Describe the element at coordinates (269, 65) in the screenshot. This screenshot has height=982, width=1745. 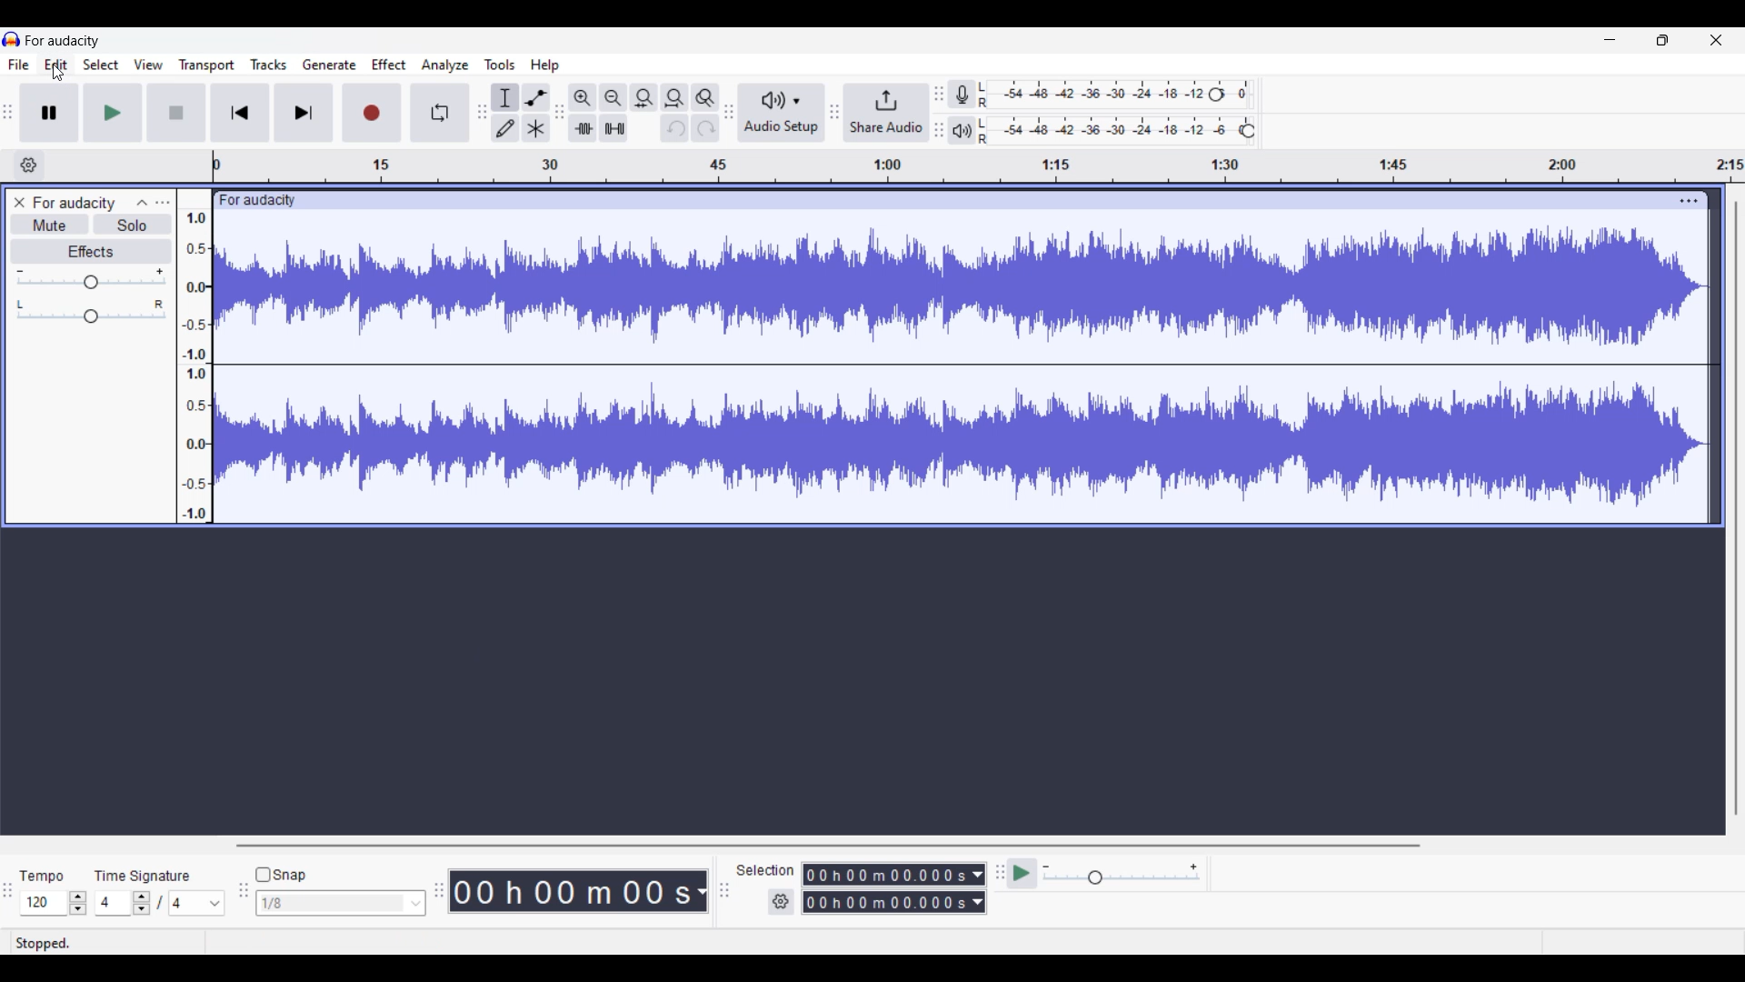
I see `Track menu ` at that location.